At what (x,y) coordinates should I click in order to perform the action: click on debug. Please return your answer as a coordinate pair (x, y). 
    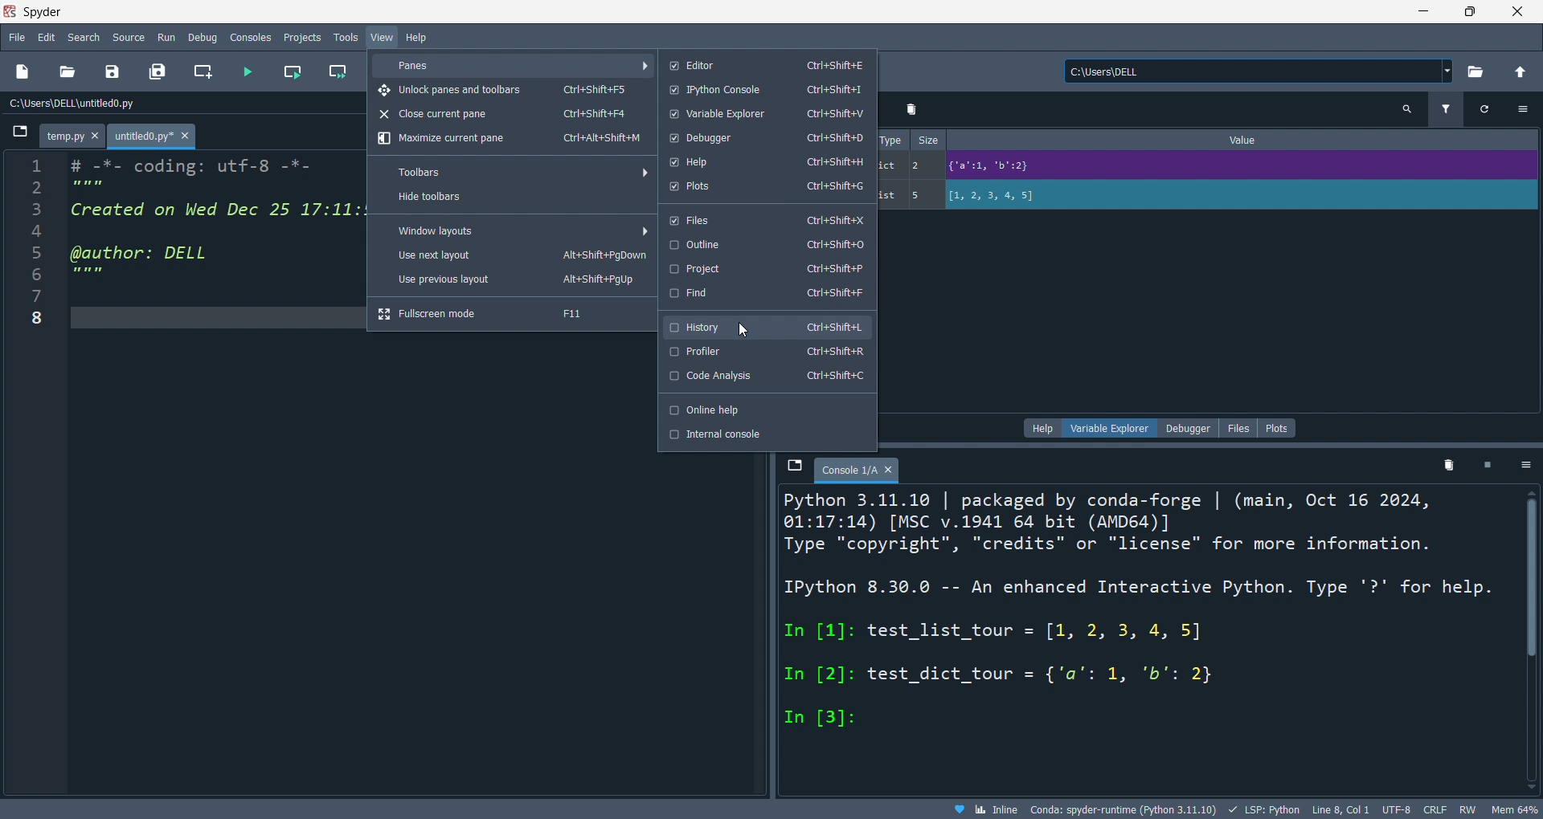
    Looking at the image, I should click on (205, 37).